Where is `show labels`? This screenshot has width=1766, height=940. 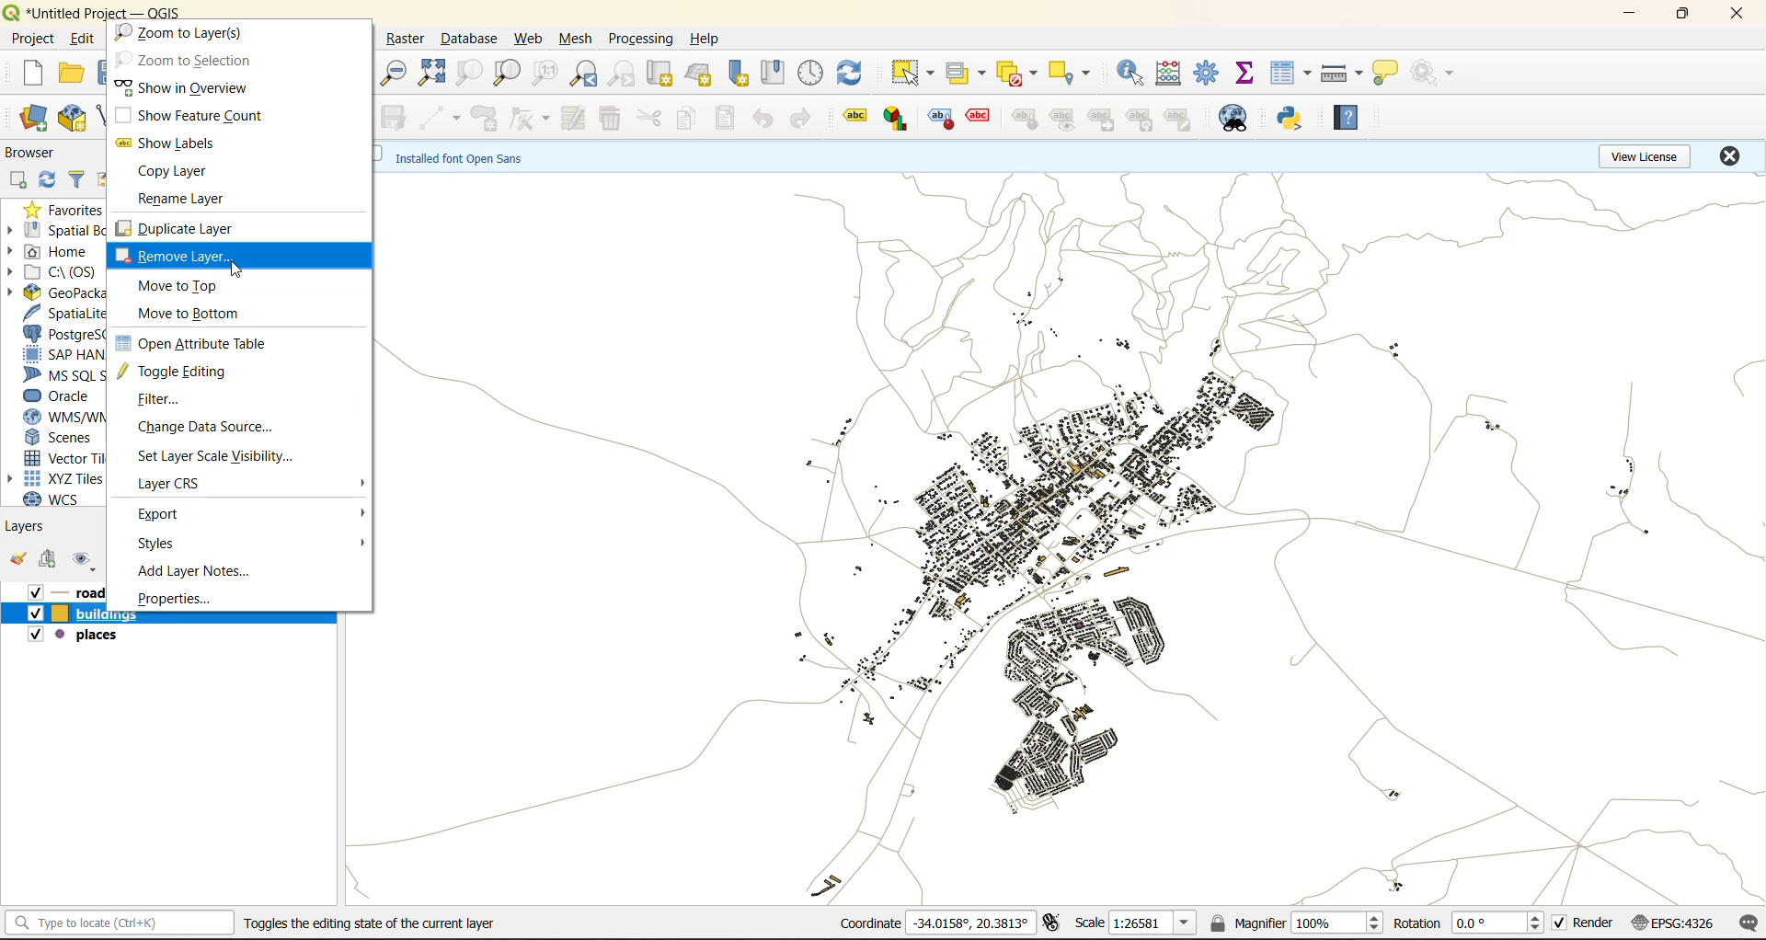 show labels is located at coordinates (187, 145).